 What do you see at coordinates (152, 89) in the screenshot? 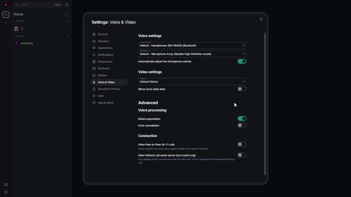
I see `mirror local video feed` at bounding box center [152, 89].